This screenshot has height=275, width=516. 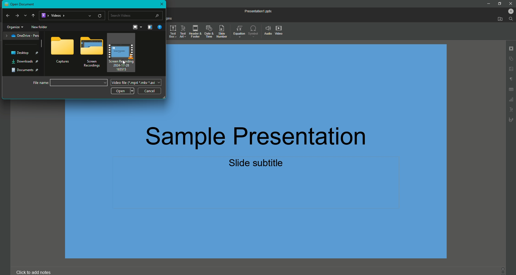 I want to click on New Folder, so click(x=41, y=27).